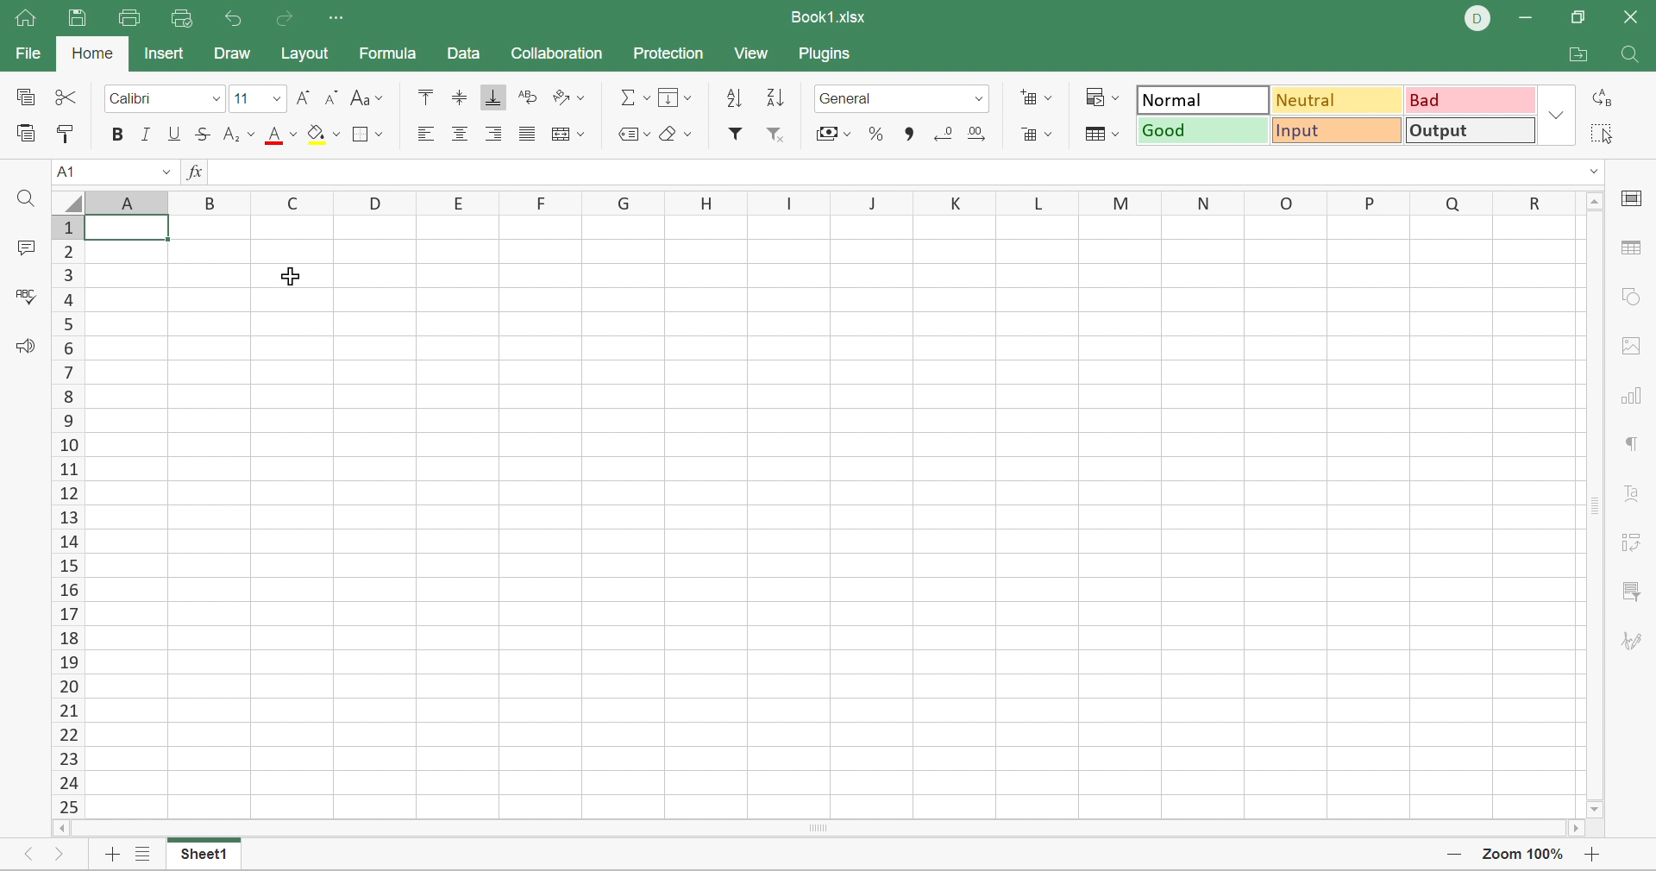 The image size is (1656, 871). What do you see at coordinates (1590, 170) in the screenshot?
I see `Drop Down` at bounding box center [1590, 170].